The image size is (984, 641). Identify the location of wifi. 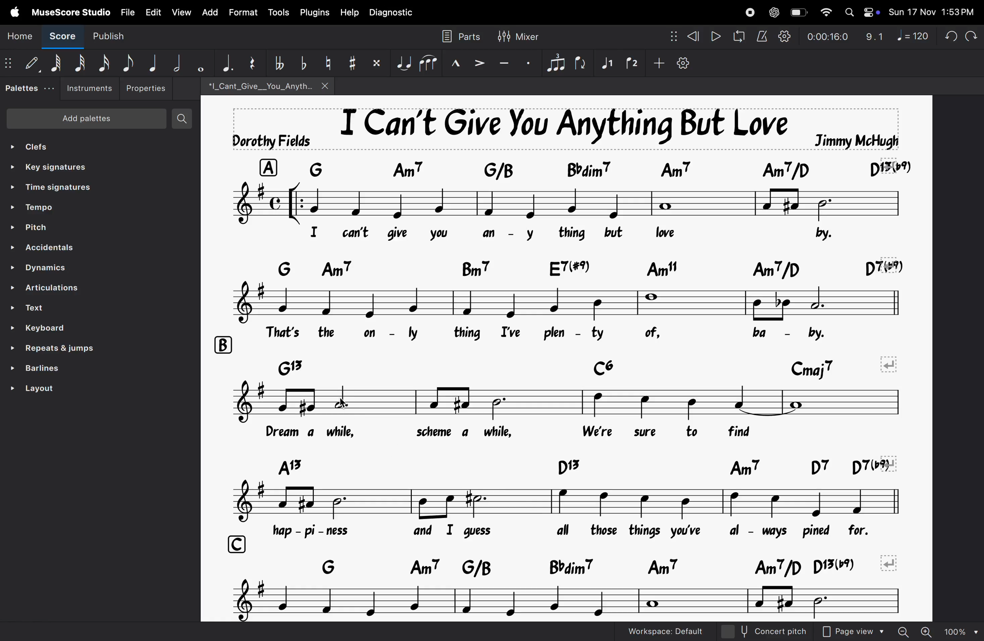
(824, 12).